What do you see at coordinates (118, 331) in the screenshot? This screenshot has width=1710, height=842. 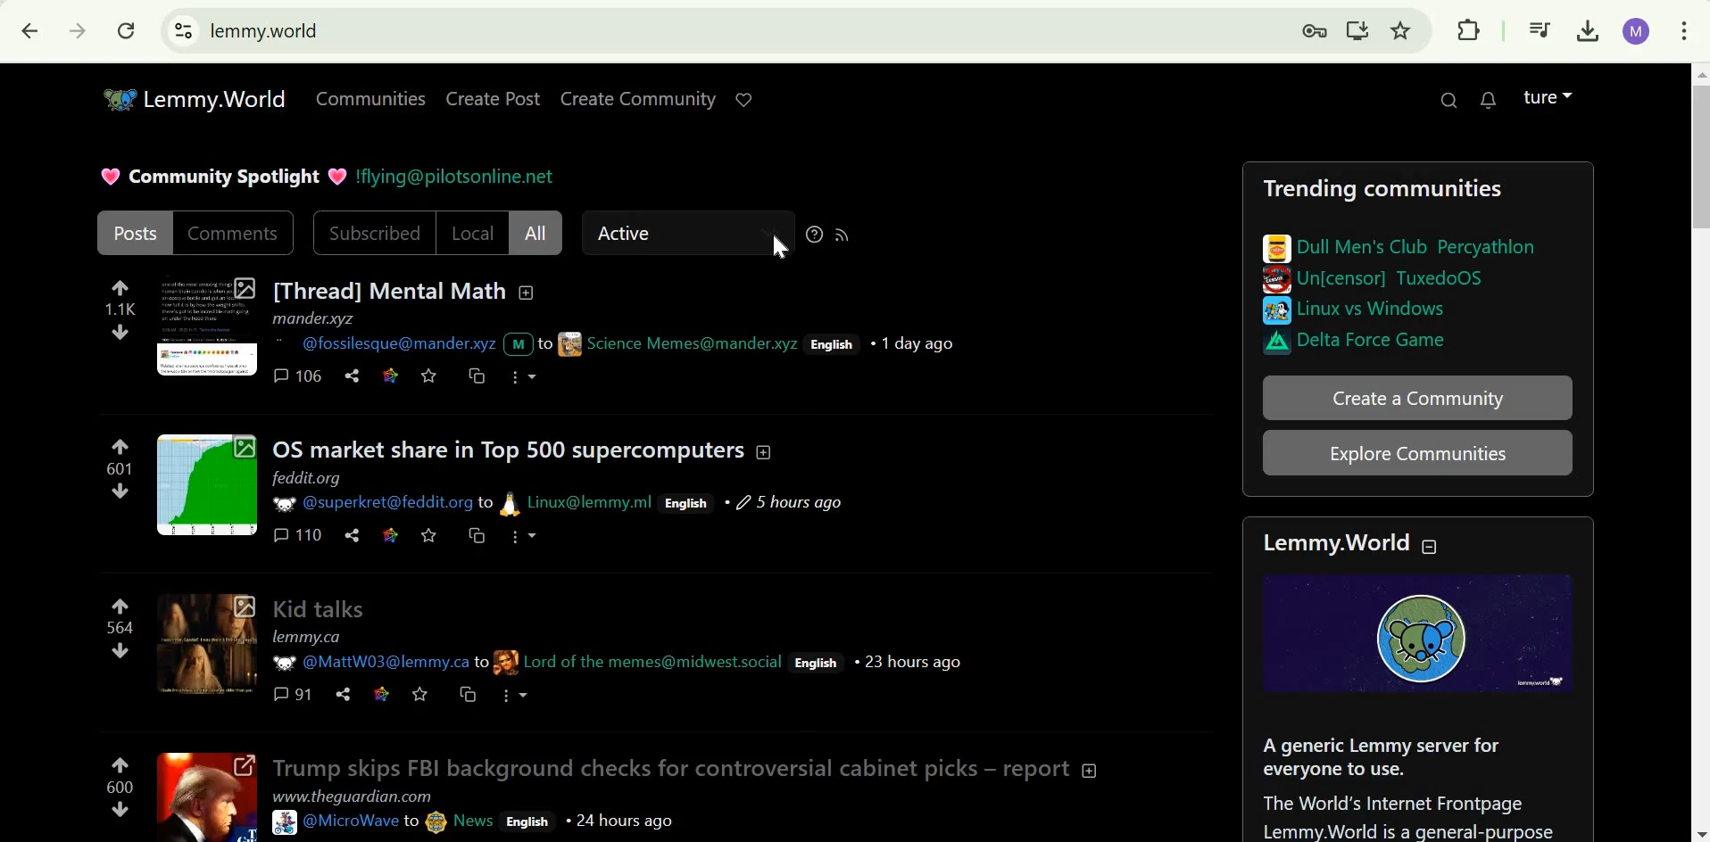 I see `downvote` at bounding box center [118, 331].